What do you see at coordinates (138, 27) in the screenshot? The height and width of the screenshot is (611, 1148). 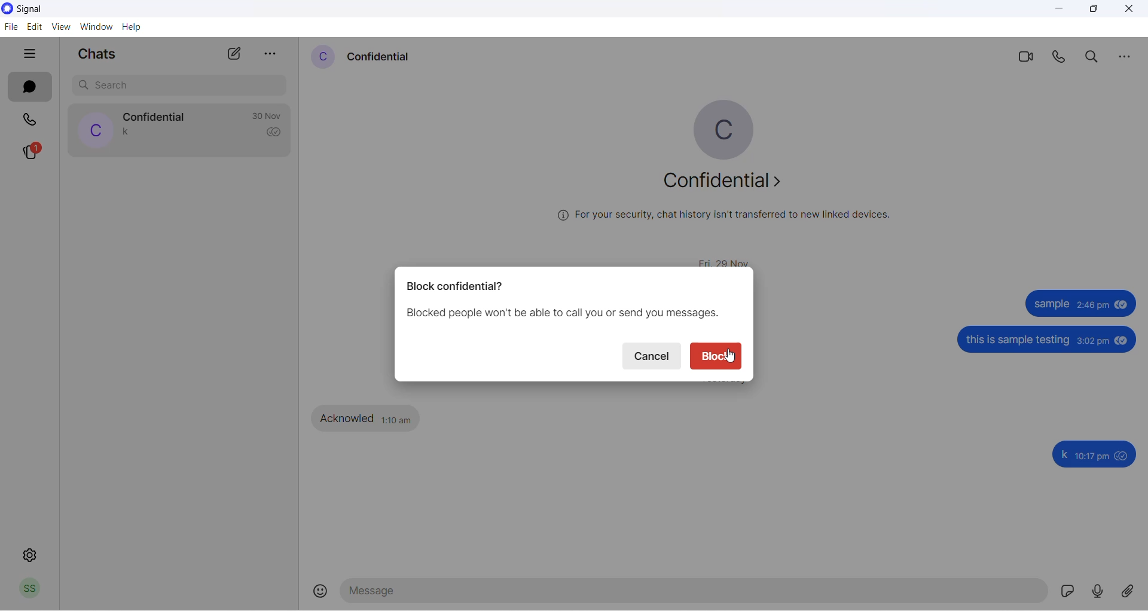 I see `help` at bounding box center [138, 27].